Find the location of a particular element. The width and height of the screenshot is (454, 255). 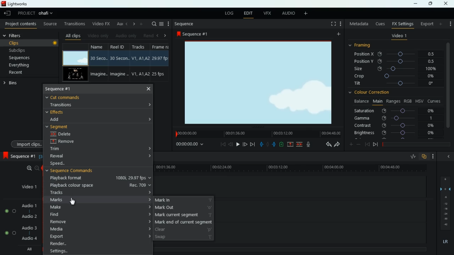

video 1 is located at coordinates (28, 186).